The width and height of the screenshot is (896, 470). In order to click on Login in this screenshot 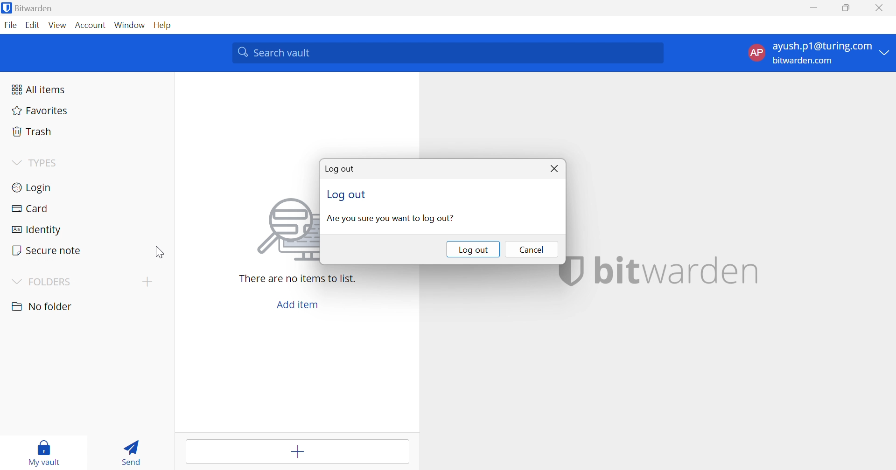, I will do `click(32, 189)`.